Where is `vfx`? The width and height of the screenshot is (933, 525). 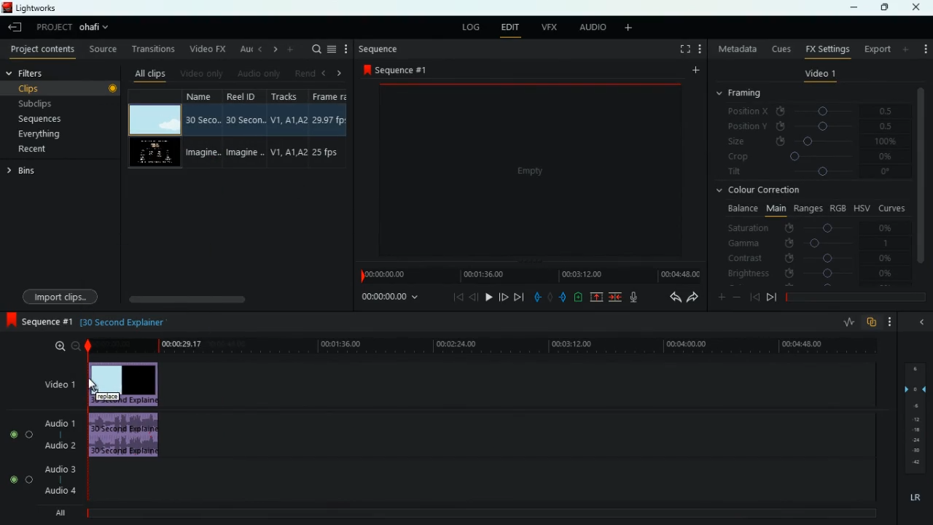
vfx is located at coordinates (547, 28).